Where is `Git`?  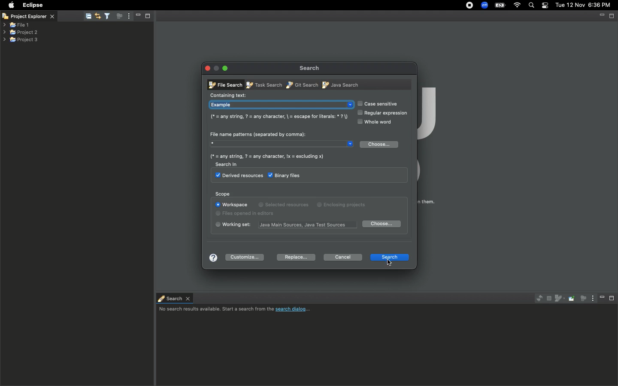 Git is located at coordinates (301, 84).